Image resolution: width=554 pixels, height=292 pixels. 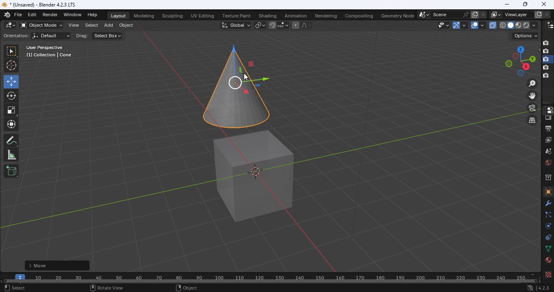 I want to click on viewpoint shader: Material view, so click(x=518, y=25).